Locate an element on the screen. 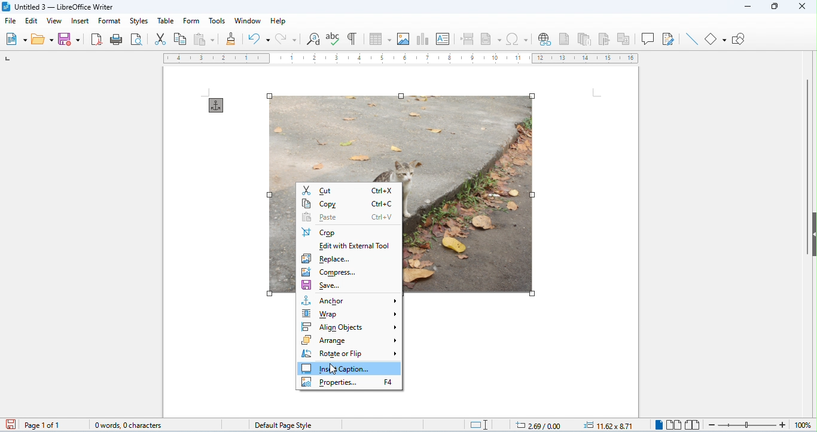 The height and width of the screenshot is (432, 817). minimize is located at coordinates (746, 8).